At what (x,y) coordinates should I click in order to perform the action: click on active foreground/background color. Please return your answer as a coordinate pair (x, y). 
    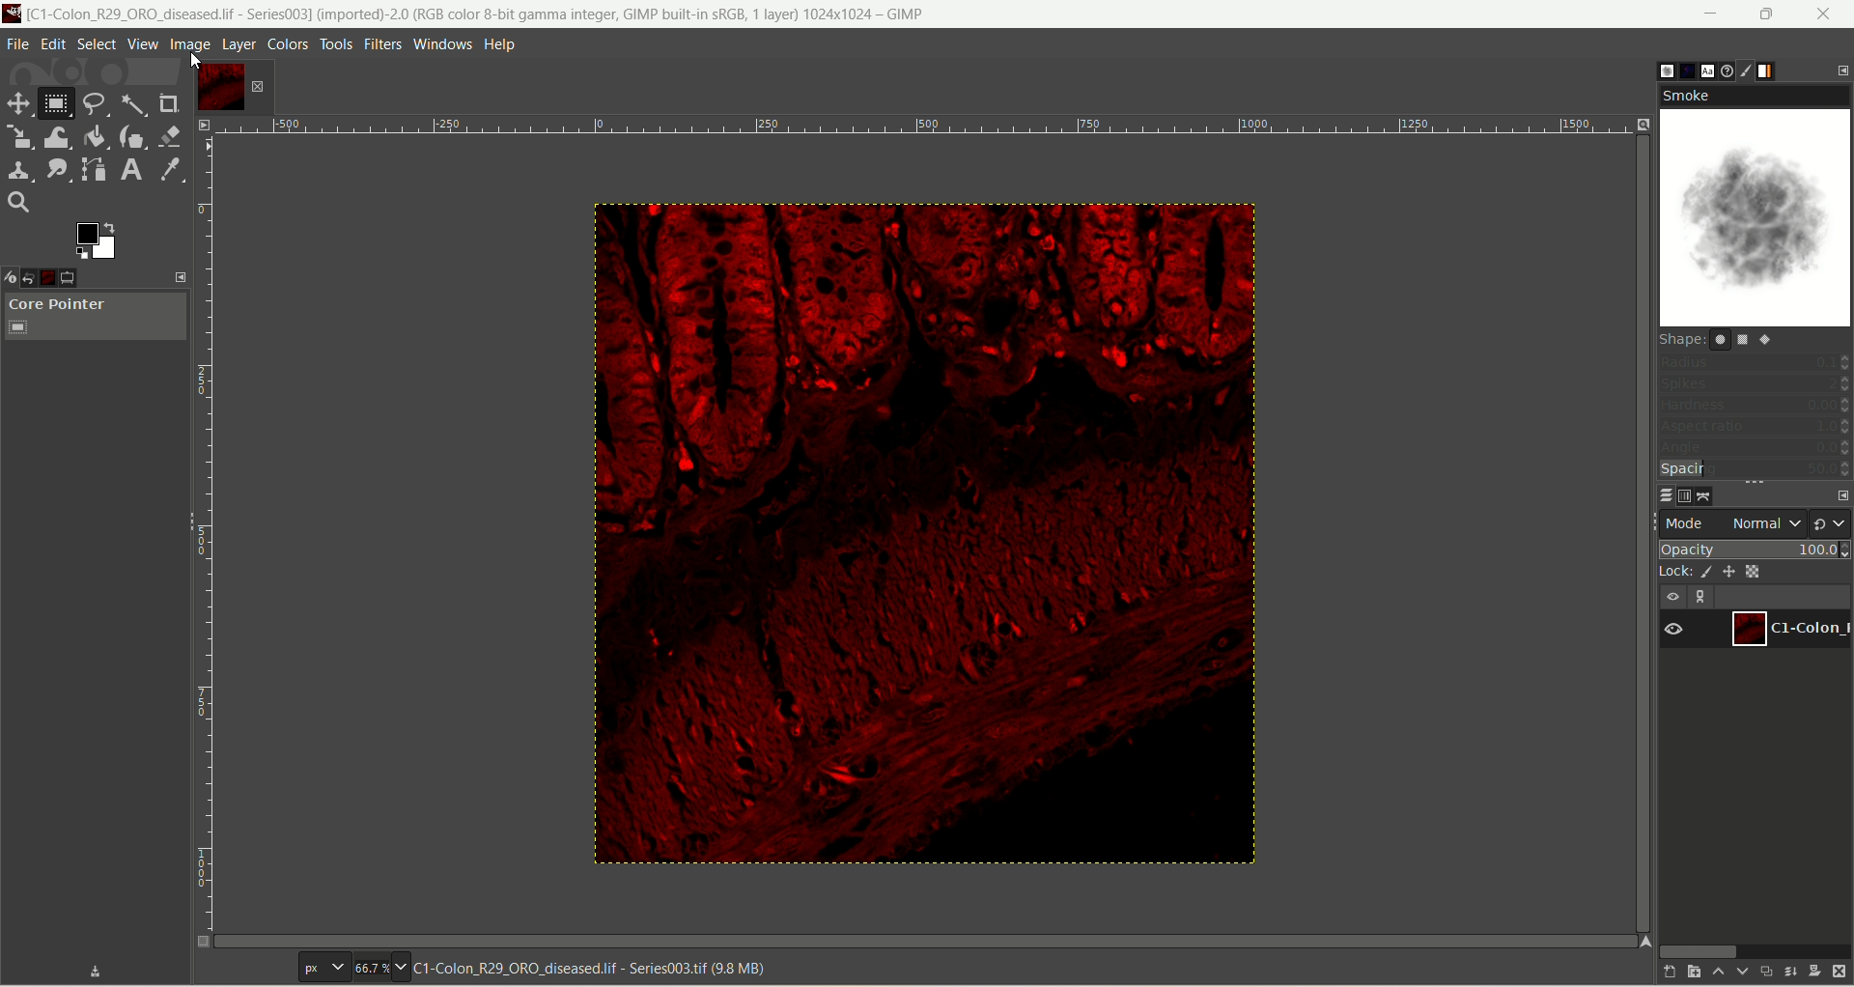
    Looking at the image, I should click on (97, 240).